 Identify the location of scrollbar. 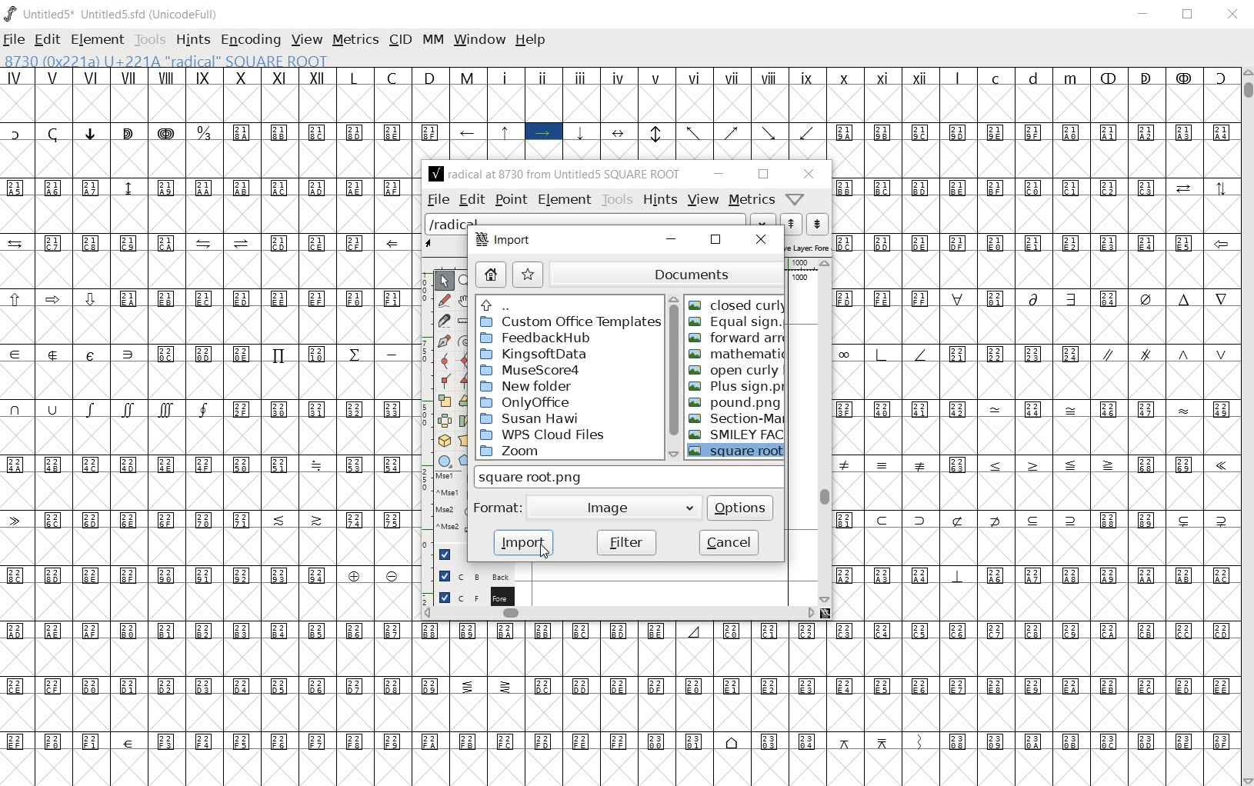
(619, 614).